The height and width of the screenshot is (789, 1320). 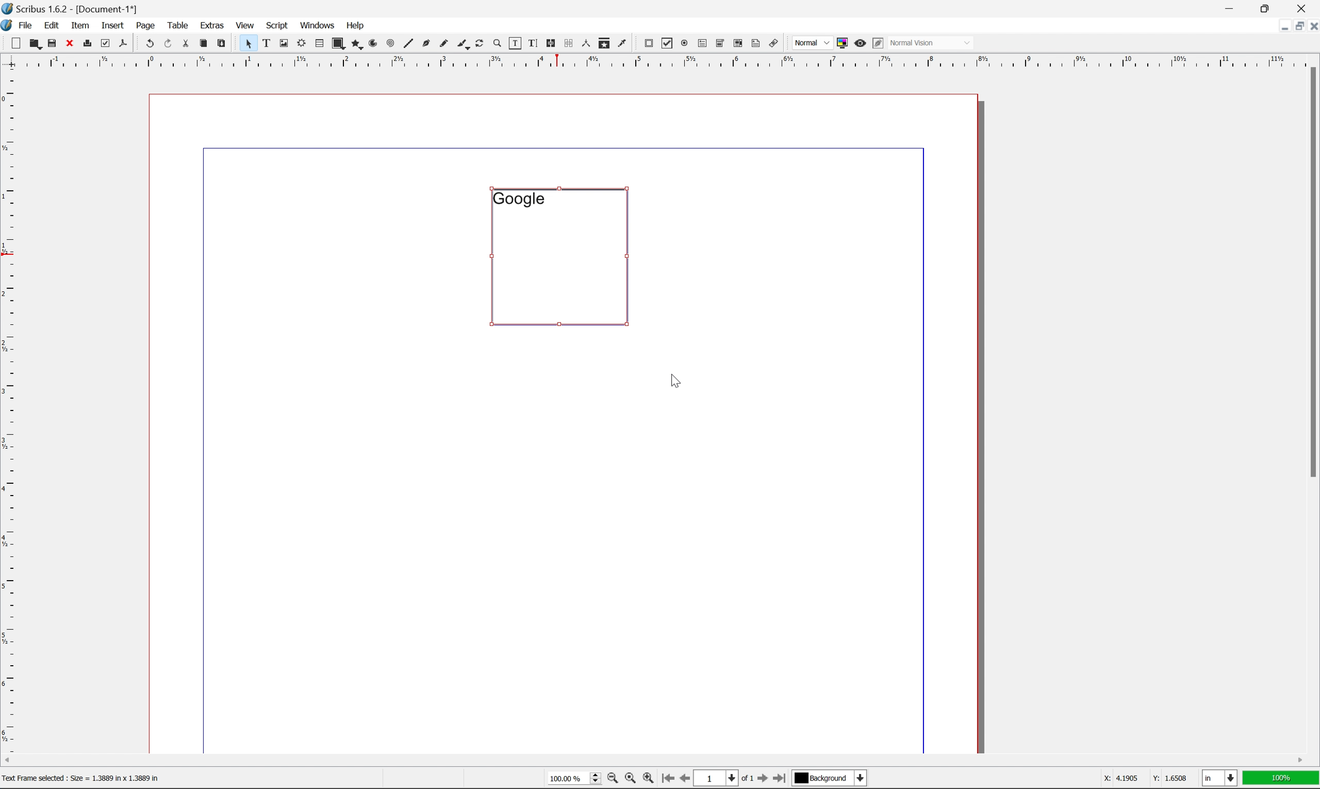 What do you see at coordinates (878, 44) in the screenshot?
I see `edit in preview mode` at bounding box center [878, 44].